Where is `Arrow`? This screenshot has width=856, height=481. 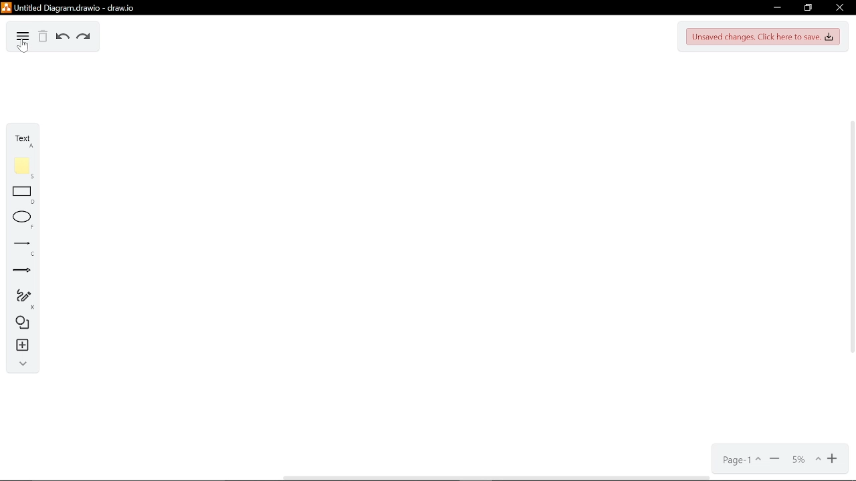 Arrow is located at coordinates (18, 270).